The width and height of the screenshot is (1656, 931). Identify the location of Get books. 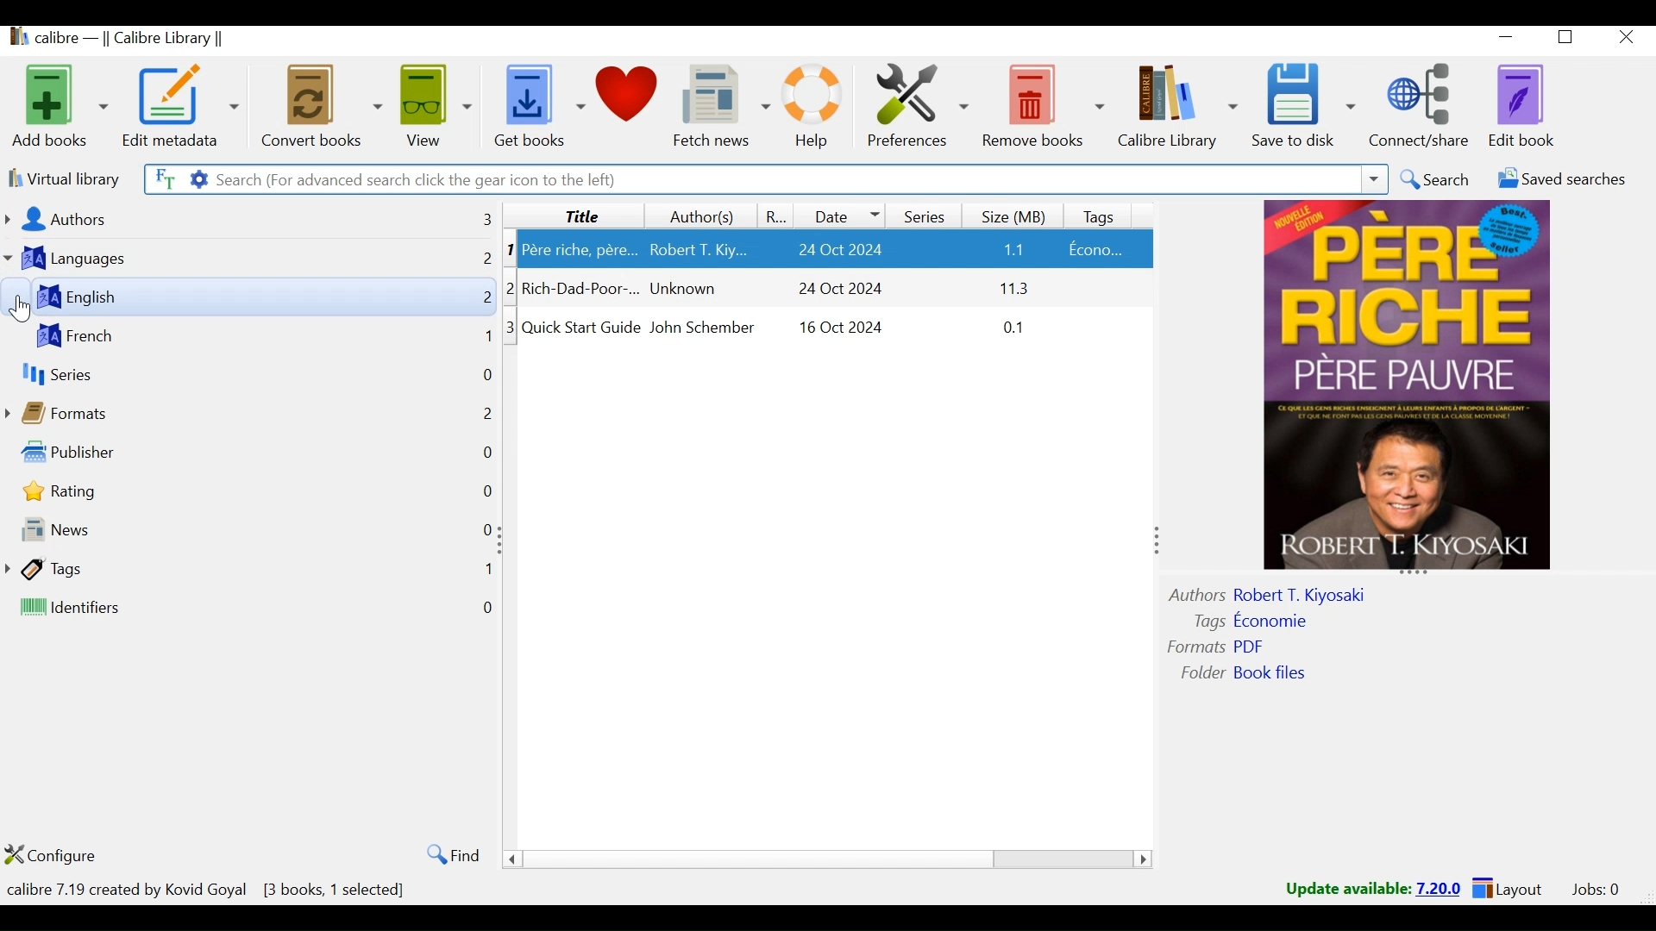
(536, 106).